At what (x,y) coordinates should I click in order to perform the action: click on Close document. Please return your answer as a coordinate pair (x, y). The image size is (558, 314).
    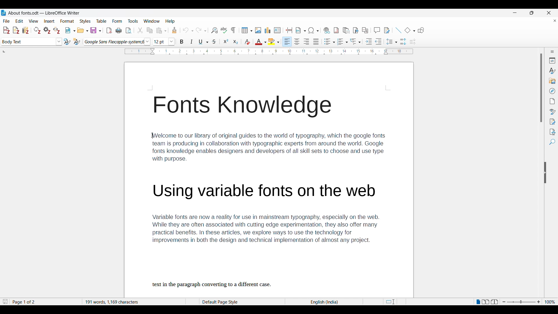
    Looking at the image, I should click on (555, 21).